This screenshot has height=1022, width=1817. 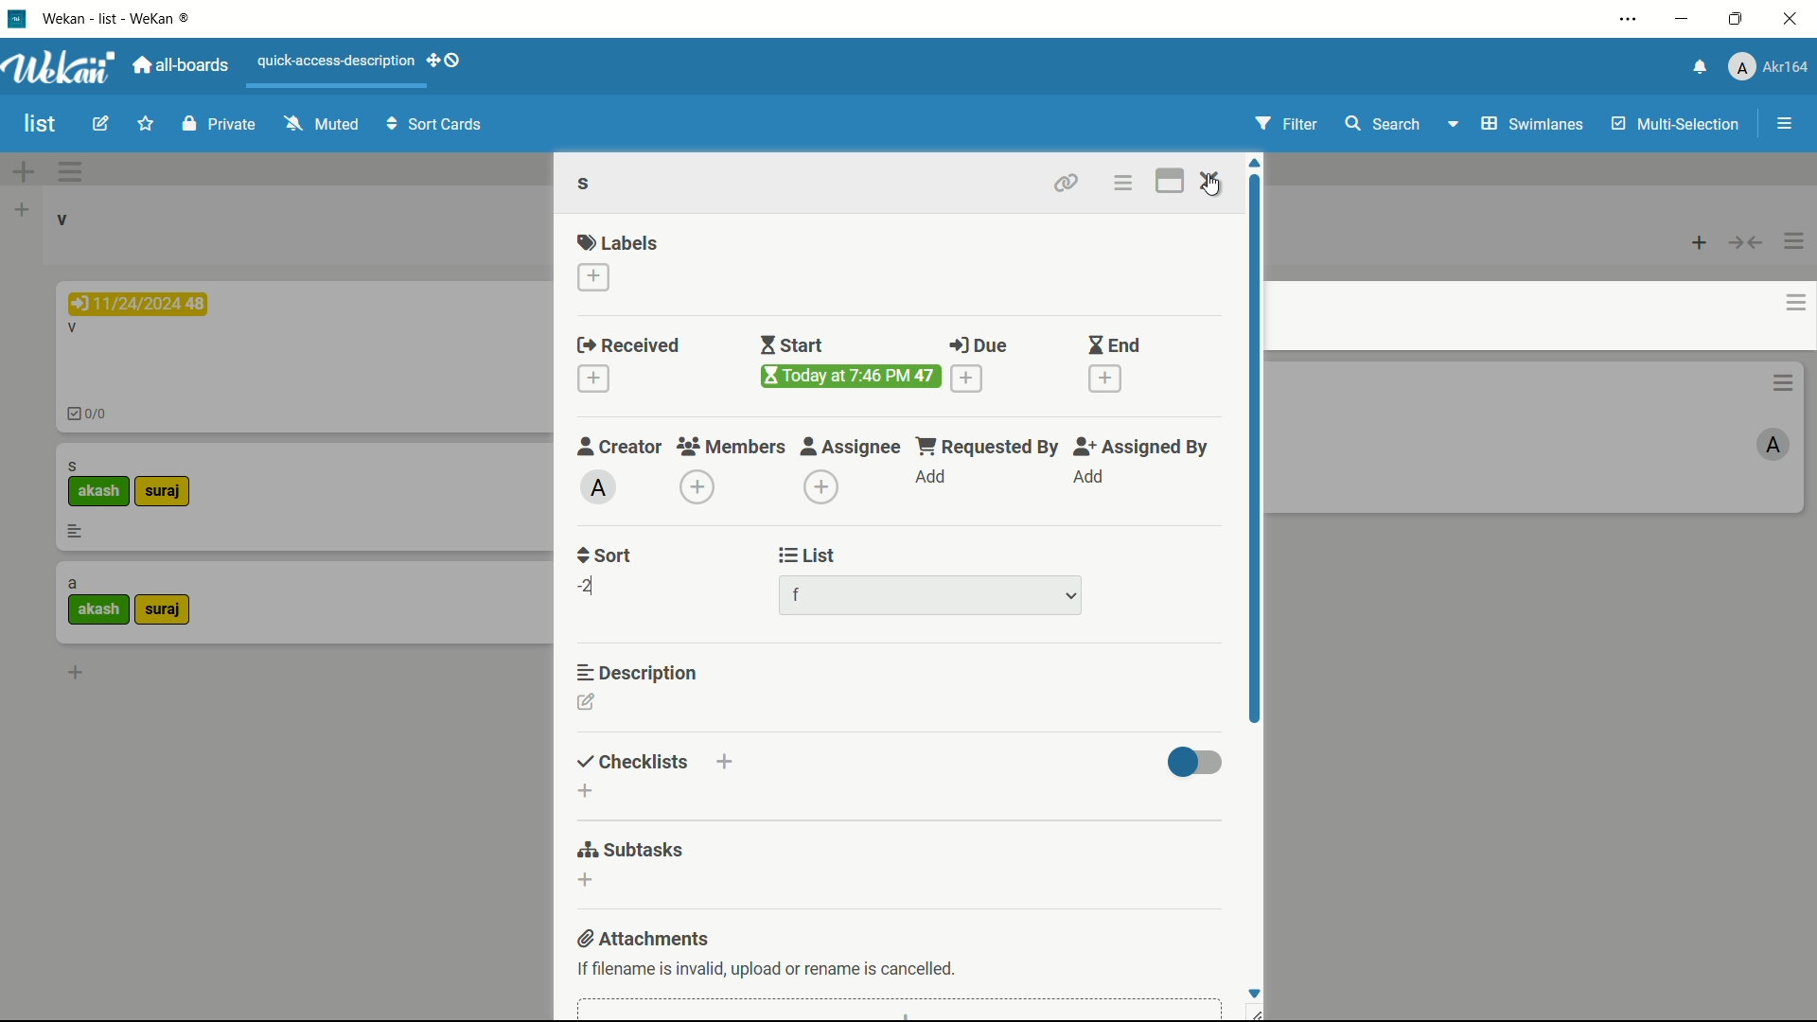 I want to click on multi selection, so click(x=1678, y=126).